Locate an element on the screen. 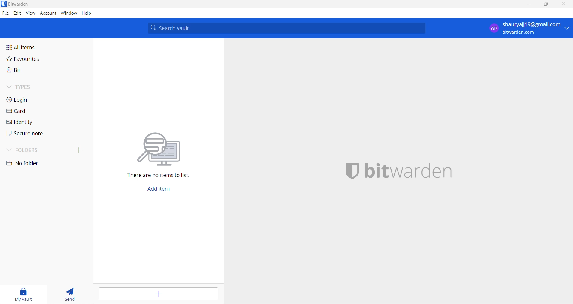  search vault  is located at coordinates (284, 28).